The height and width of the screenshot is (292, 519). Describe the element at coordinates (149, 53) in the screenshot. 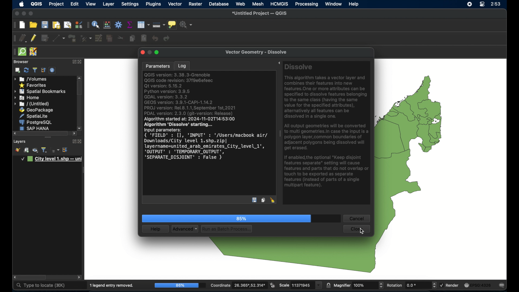

I see `inactive minimize button` at that location.